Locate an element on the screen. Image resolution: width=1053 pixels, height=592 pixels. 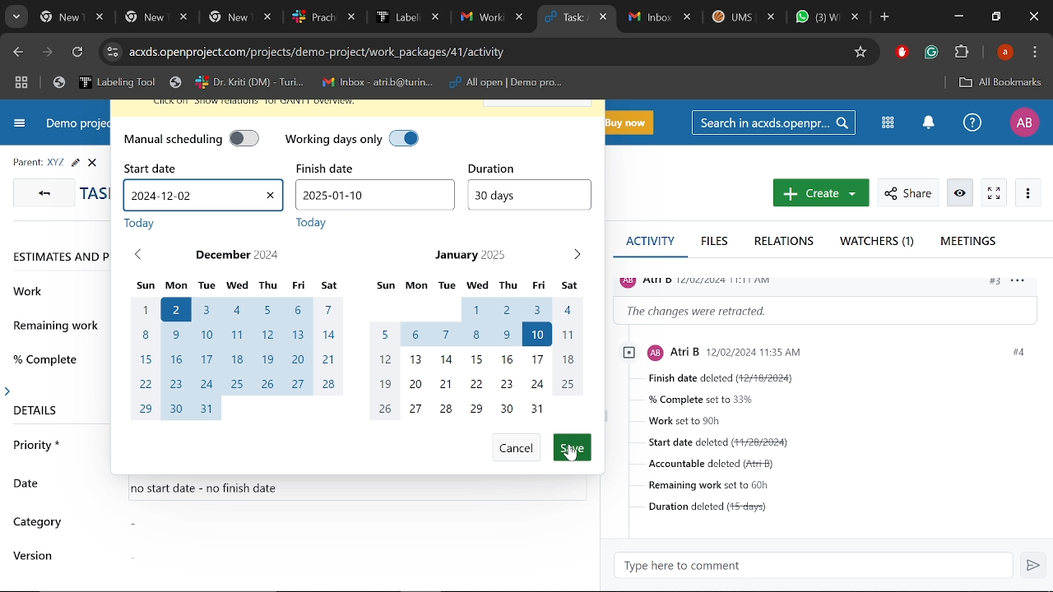
remaining work is located at coordinates (58, 329).